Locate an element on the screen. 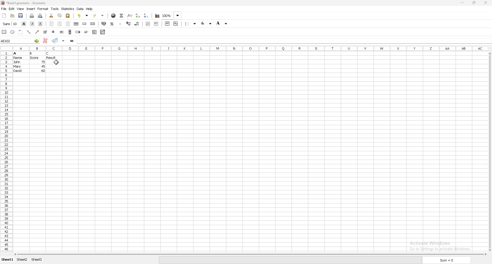 This screenshot has height=264, width=492. thousand separator is located at coordinates (121, 24).